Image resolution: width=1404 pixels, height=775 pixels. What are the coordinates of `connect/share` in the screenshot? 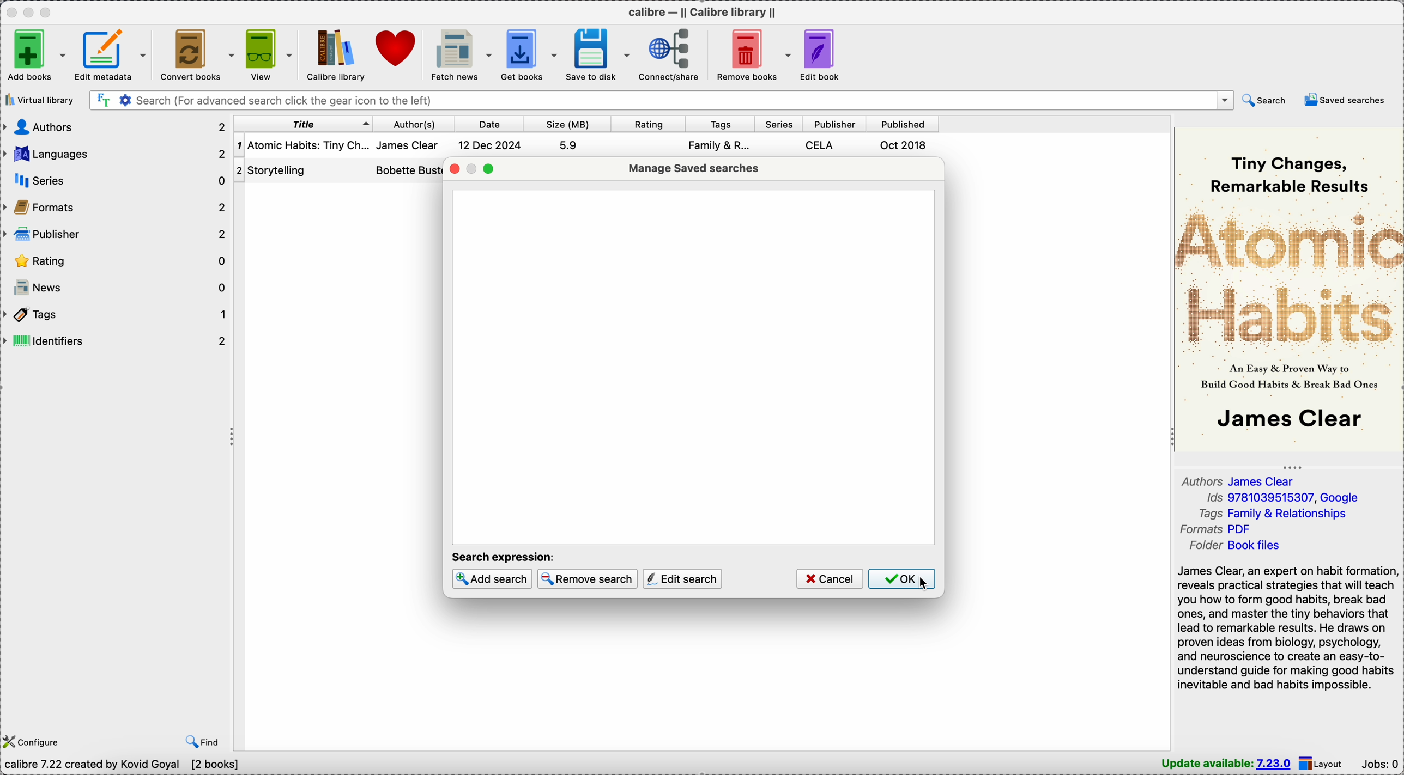 It's located at (669, 54).